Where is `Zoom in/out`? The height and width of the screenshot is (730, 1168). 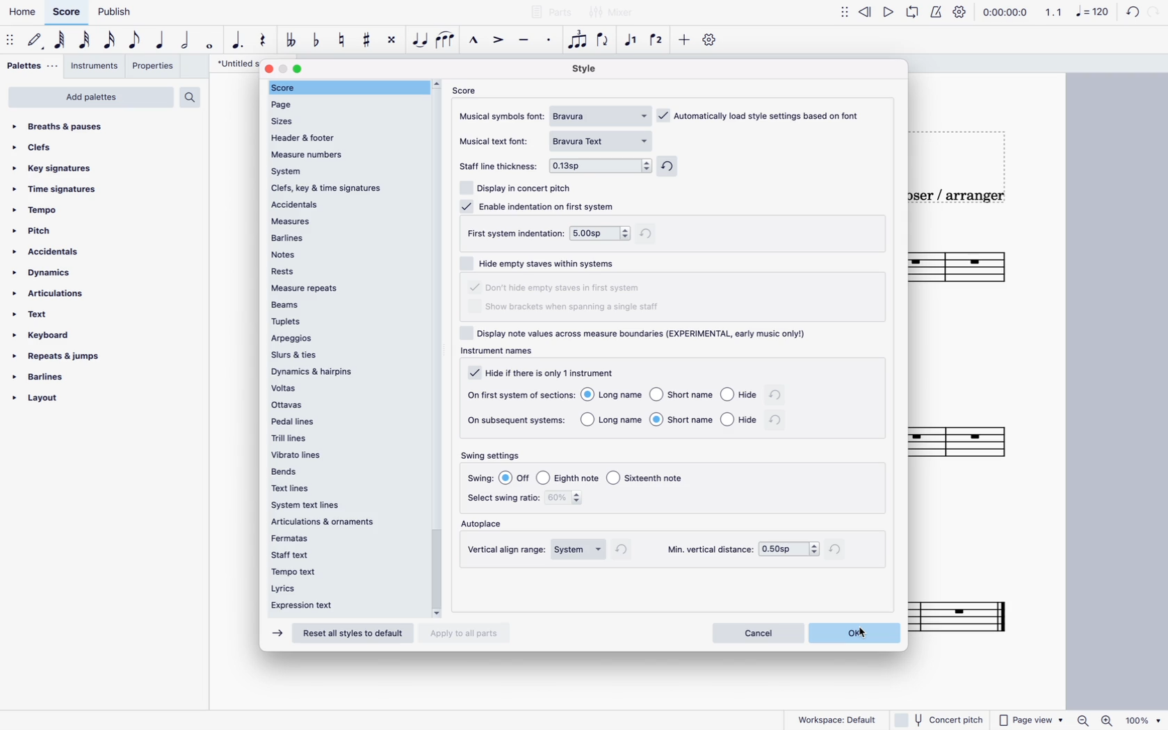 Zoom in/out is located at coordinates (1093, 720).